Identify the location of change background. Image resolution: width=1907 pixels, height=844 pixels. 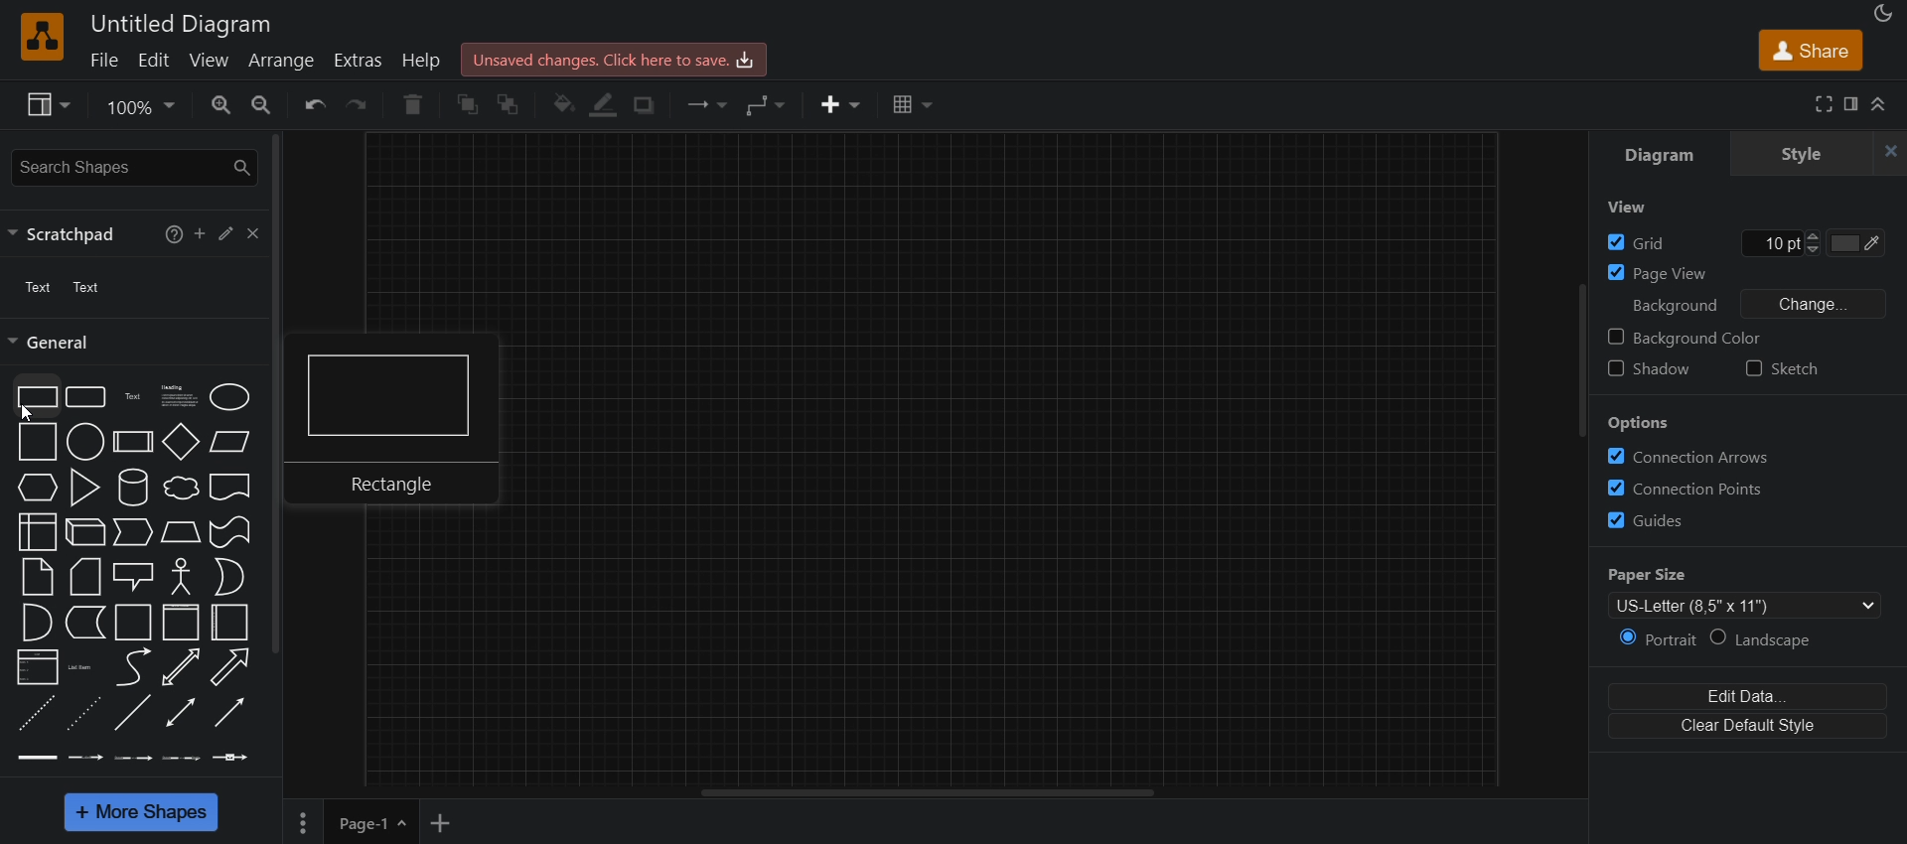
(1817, 305).